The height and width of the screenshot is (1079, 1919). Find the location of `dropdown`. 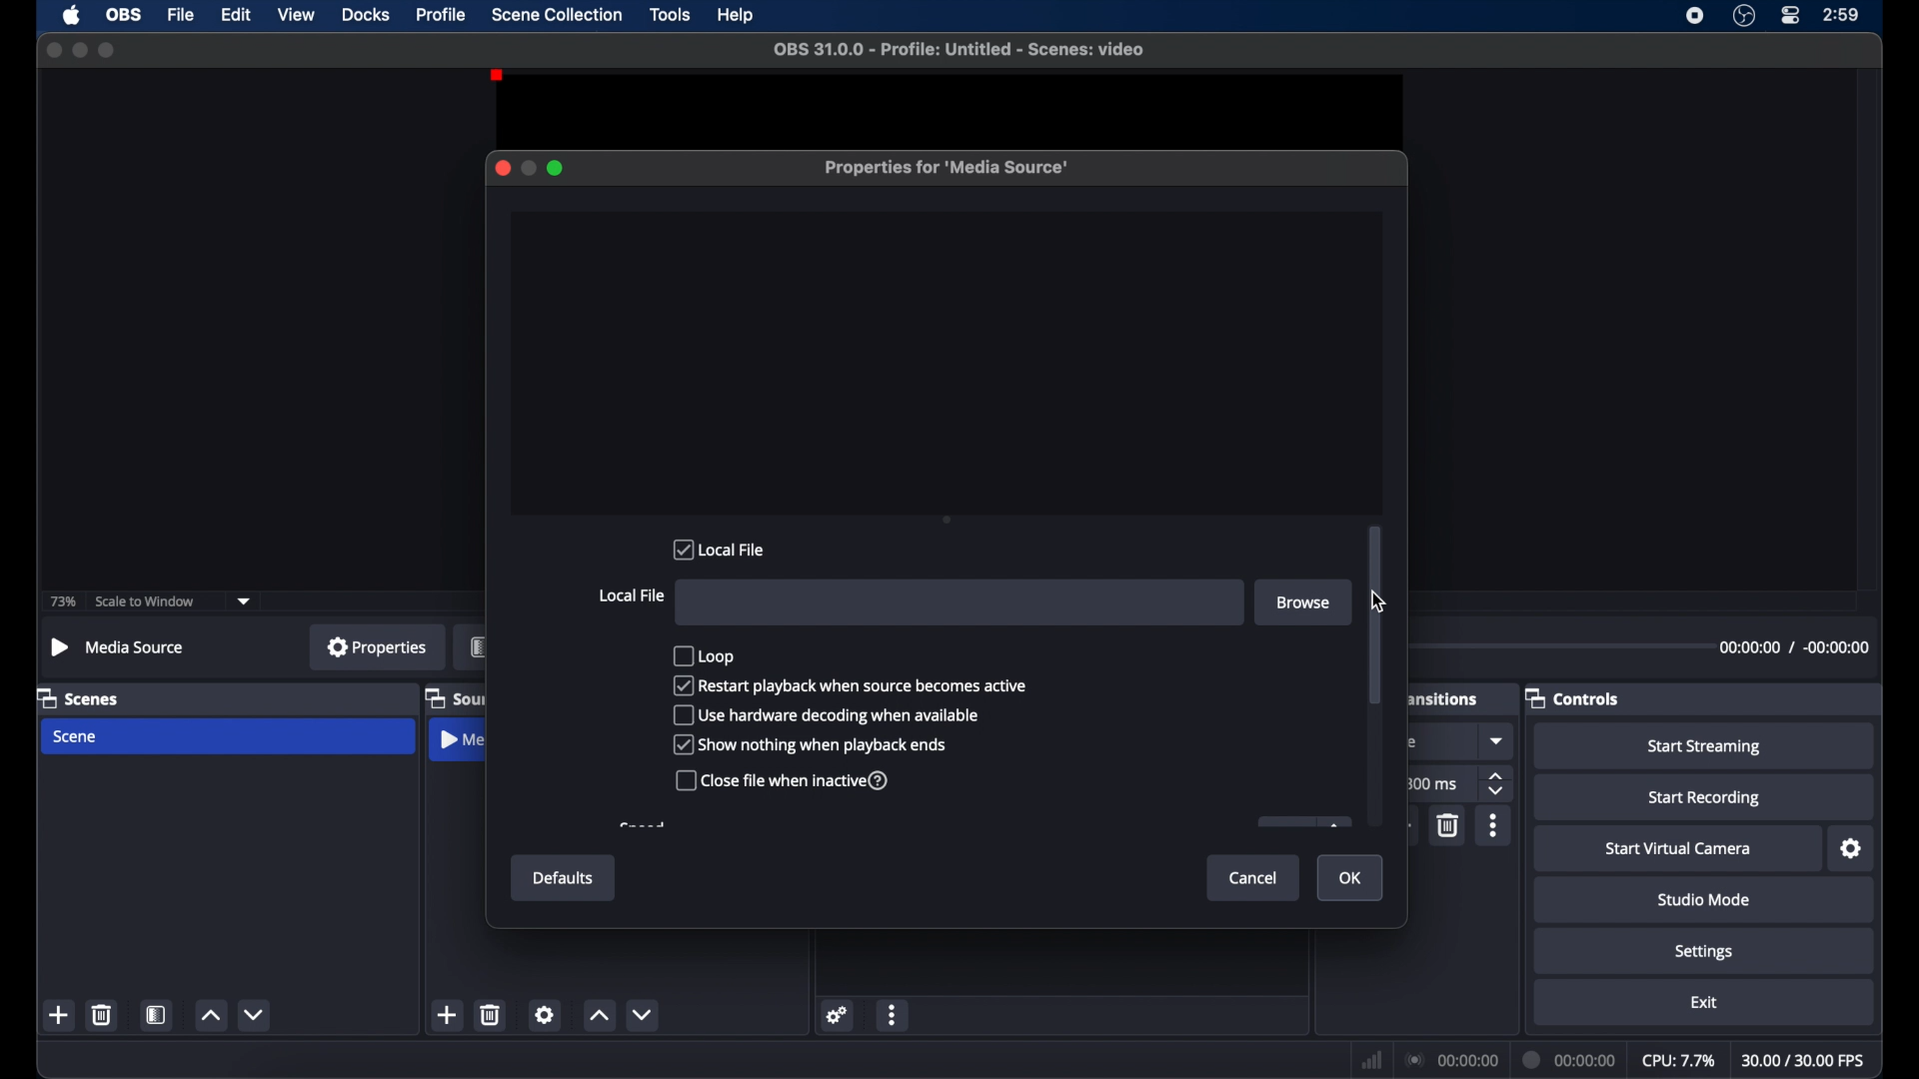

dropdown is located at coordinates (1498, 740).